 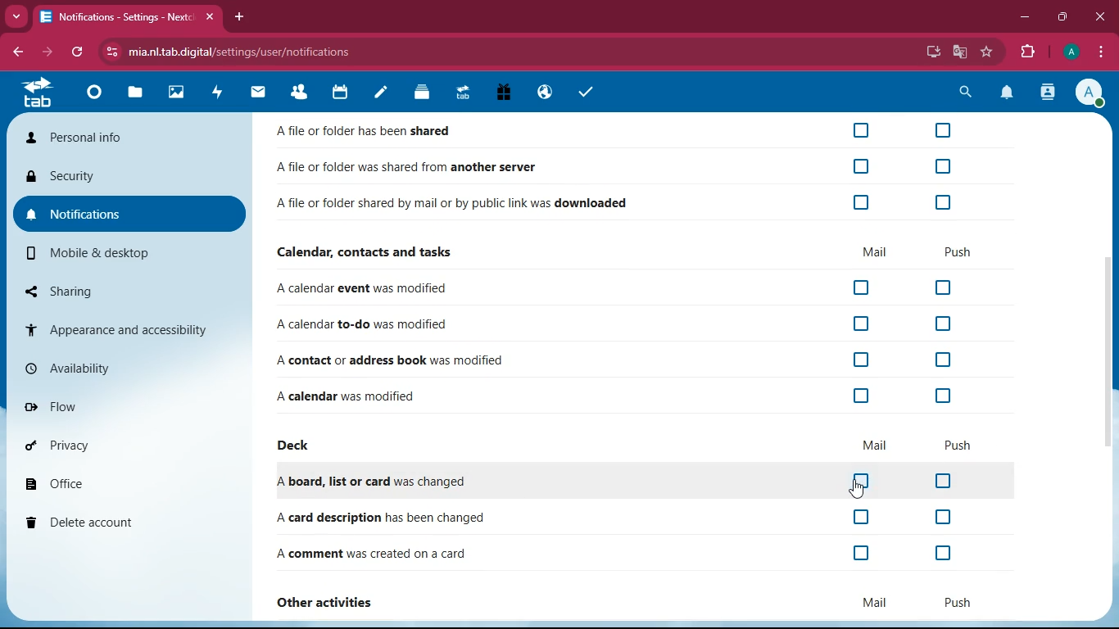 I want to click on images, so click(x=179, y=94).